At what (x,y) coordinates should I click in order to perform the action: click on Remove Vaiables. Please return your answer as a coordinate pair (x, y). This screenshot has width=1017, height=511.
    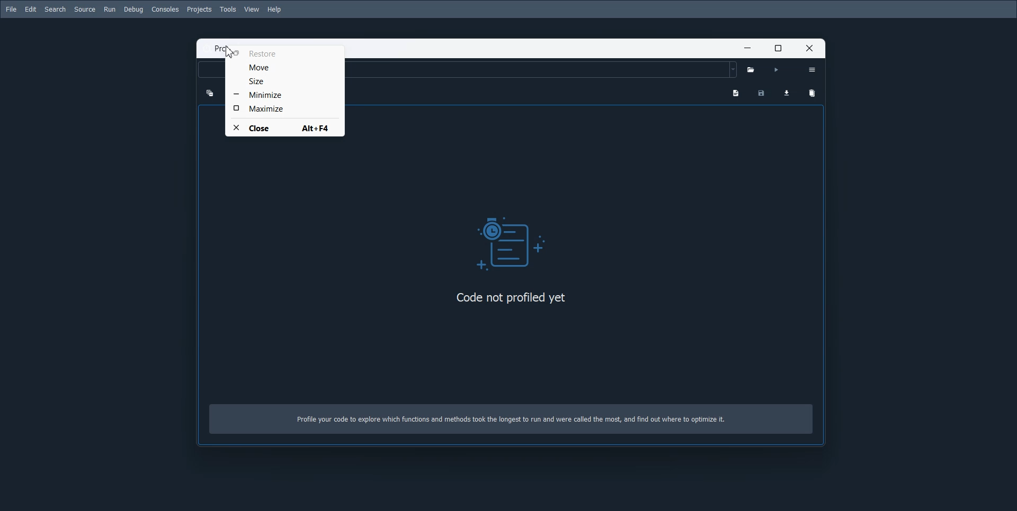
    Looking at the image, I should click on (812, 94).